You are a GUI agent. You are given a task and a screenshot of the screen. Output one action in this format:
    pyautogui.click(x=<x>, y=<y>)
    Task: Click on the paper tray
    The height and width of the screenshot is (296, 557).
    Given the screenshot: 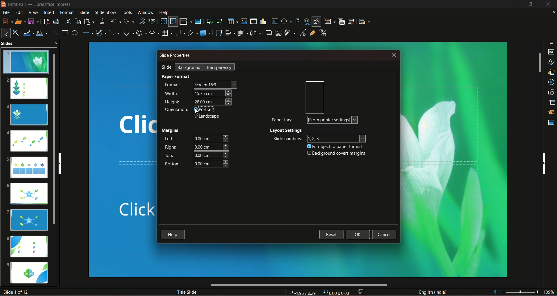 What is the action you would take?
    pyautogui.click(x=282, y=119)
    